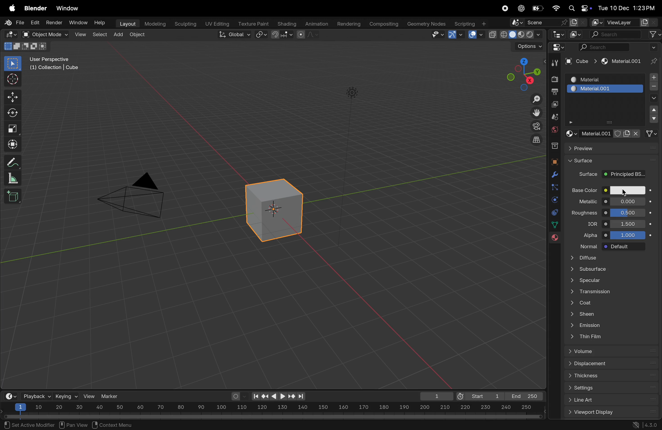 Image resolution: width=662 pixels, height=430 pixels. What do you see at coordinates (624, 174) in the screenshot?
I see `project background` at bounding box center [624, 174].